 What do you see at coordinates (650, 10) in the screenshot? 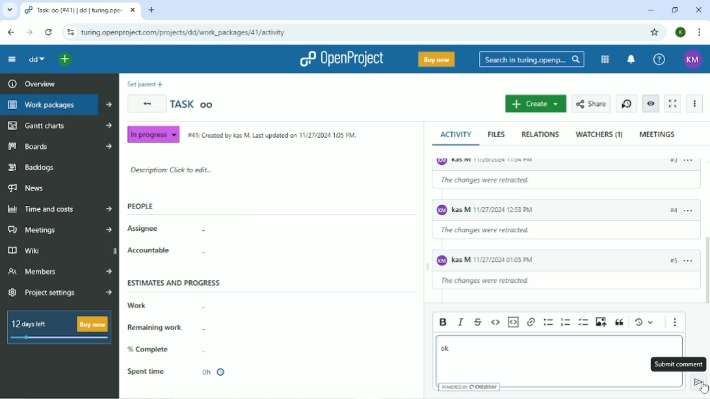
I see `Minimize` at bounding box center [650, 10].